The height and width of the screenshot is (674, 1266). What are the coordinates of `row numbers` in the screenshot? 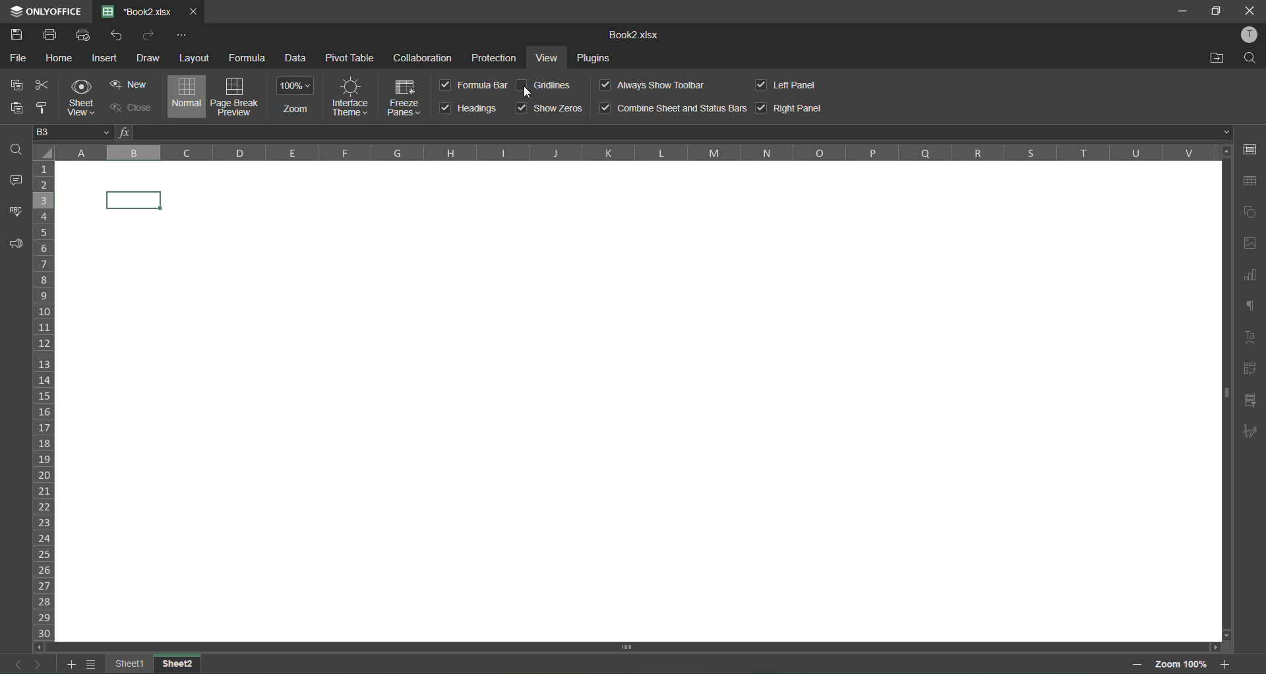 It's located at (45, 400).